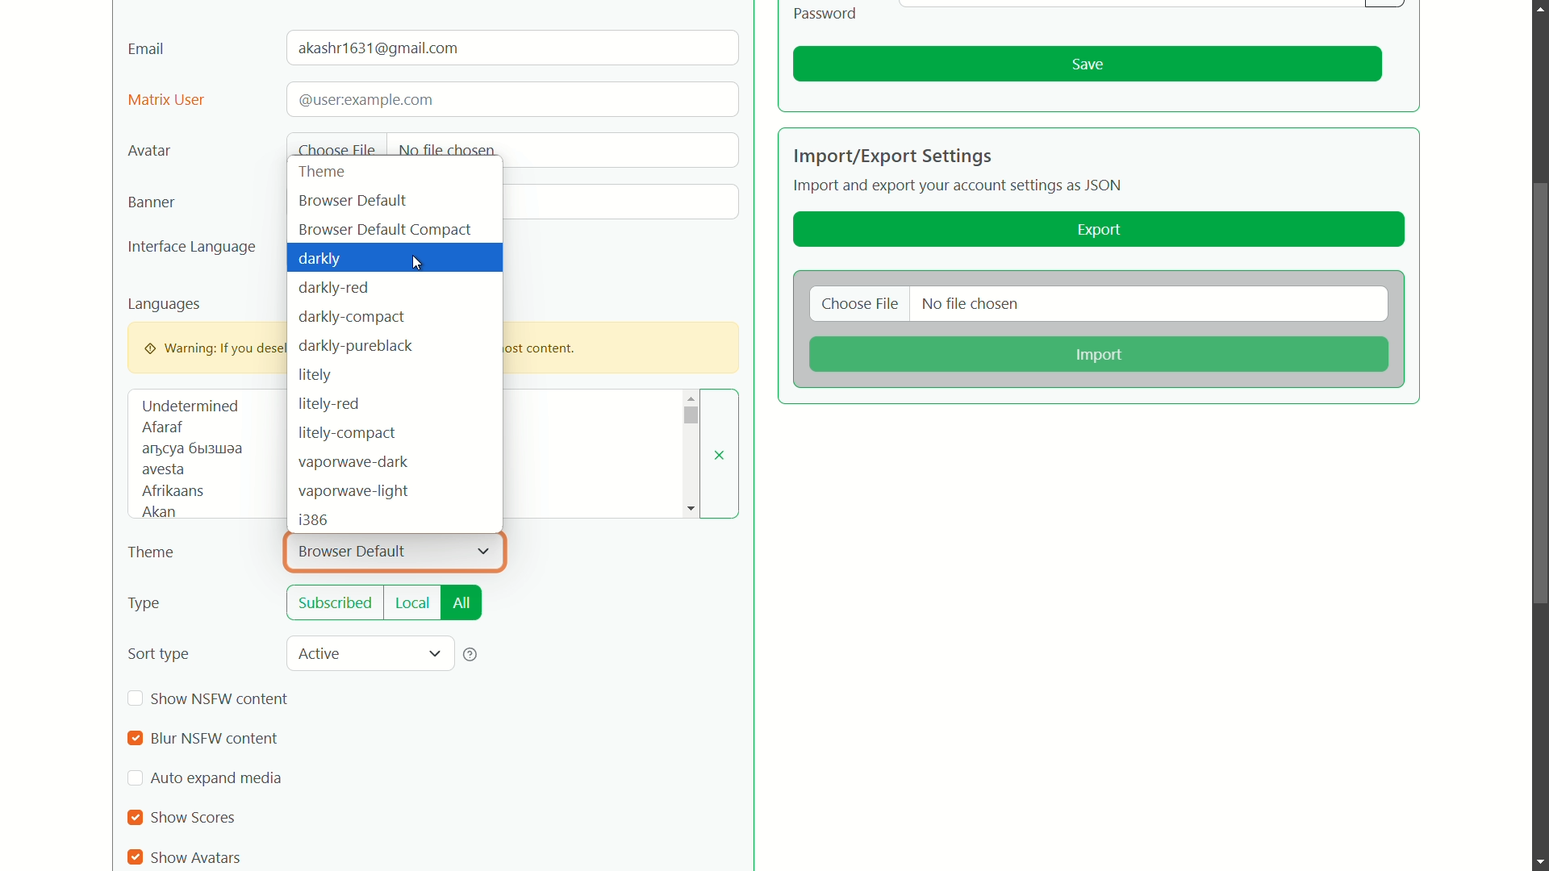 Image resolution: width=1549 pixels, height=871 pixels. I want to click on dropdown, so click(690, 415).